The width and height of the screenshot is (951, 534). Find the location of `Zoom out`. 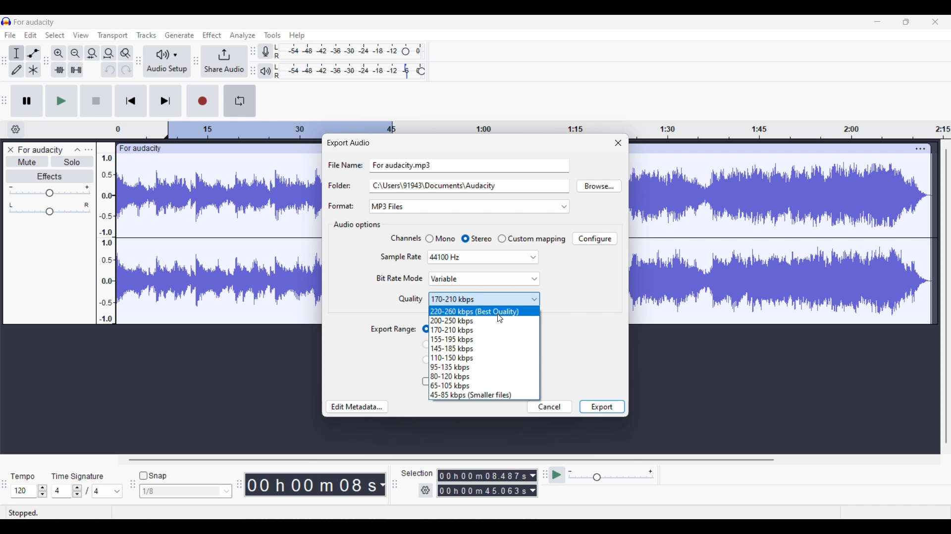

Zoom out is located at coordinates (75, 53).